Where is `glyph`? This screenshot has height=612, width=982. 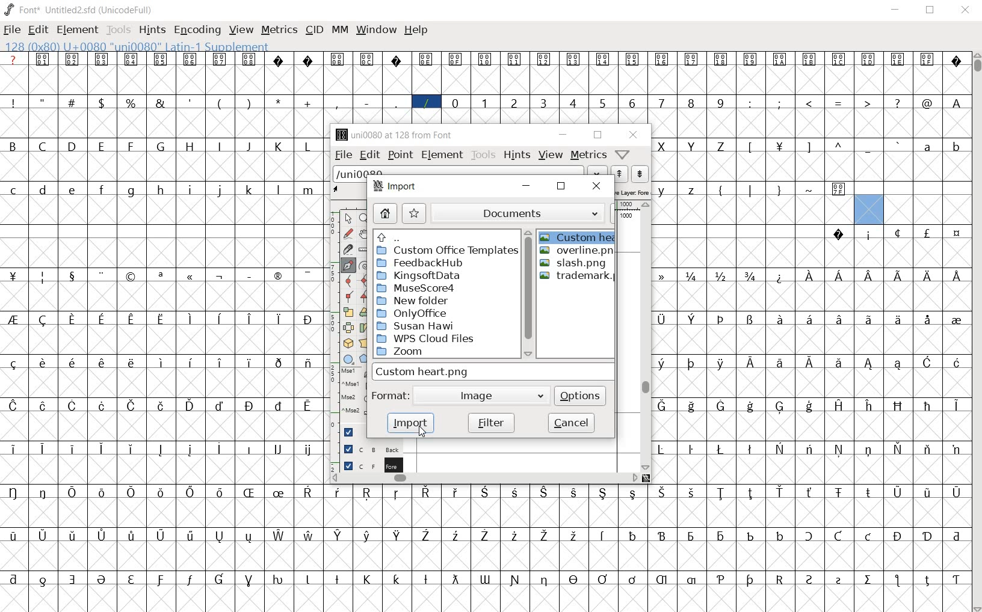 glyph is located at coordinates (396, 494).